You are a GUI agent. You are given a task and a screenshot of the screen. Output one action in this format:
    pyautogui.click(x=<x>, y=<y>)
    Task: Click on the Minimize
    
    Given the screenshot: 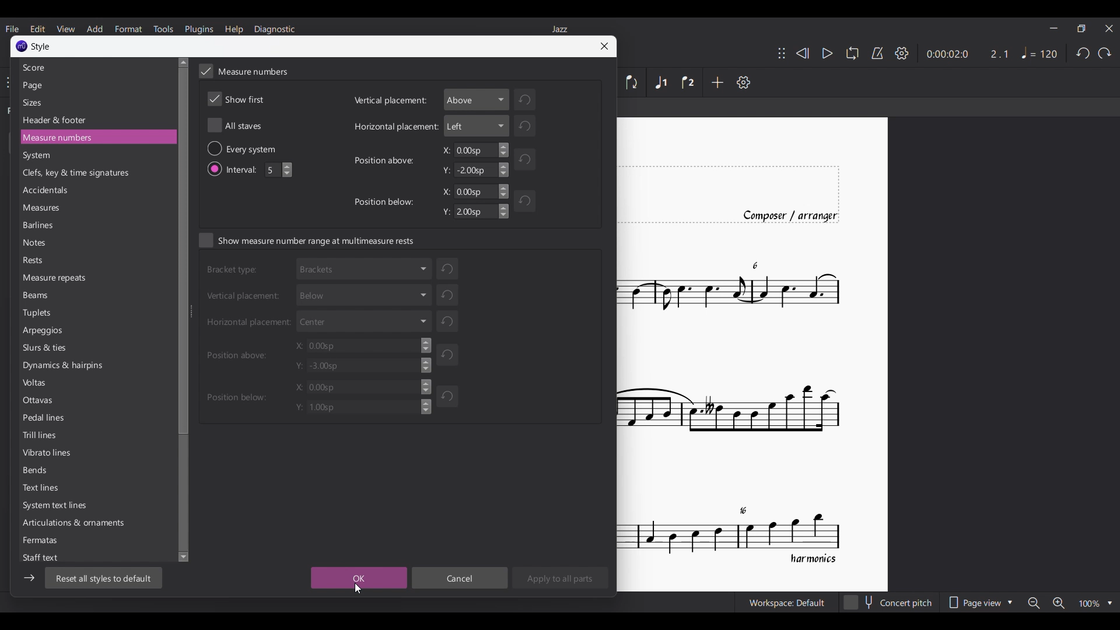 What is the action you would take?
    pyautogui.click(x=1053, y=28)
    